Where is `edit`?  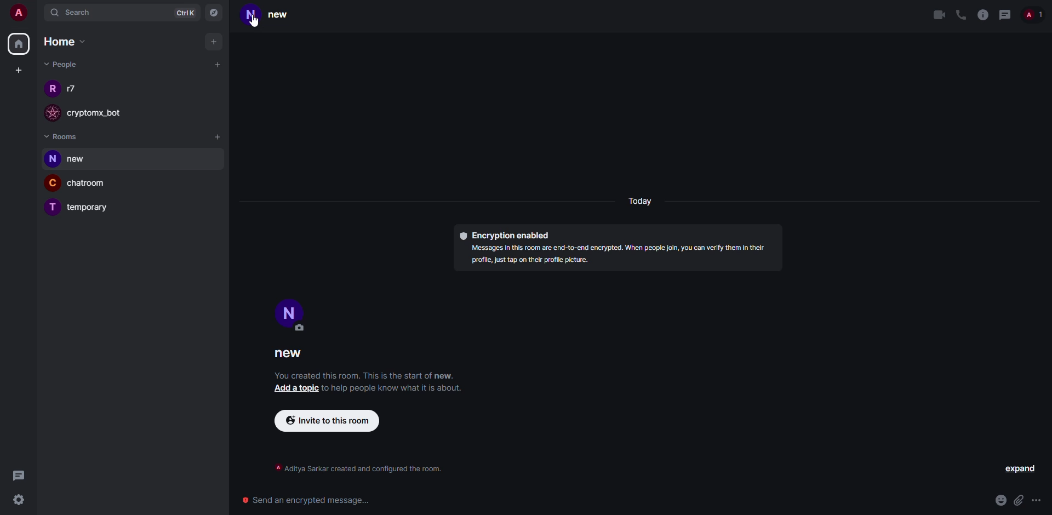
edit is located at coordinates (301, 328).